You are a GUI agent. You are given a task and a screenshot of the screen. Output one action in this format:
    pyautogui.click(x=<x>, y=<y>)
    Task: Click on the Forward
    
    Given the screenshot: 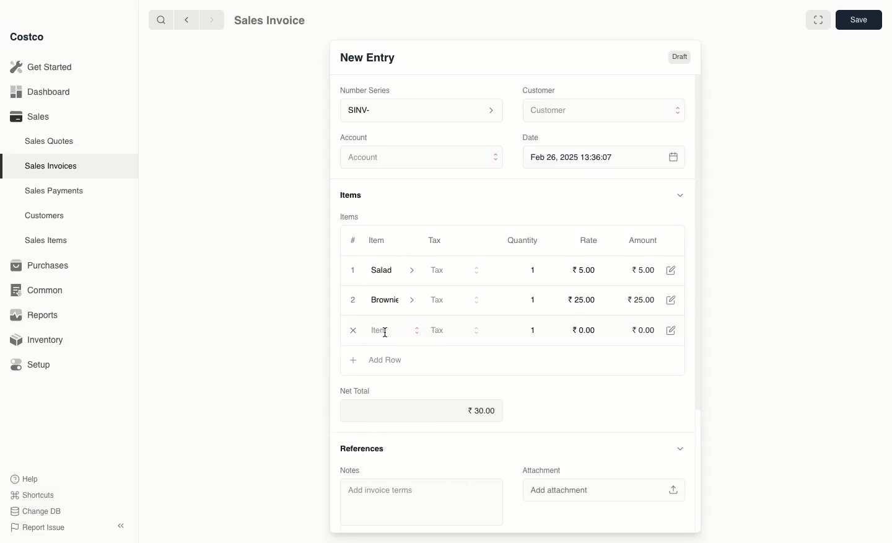 What is the action you would take?
    pyautogui.click(x=211, y=20)
    